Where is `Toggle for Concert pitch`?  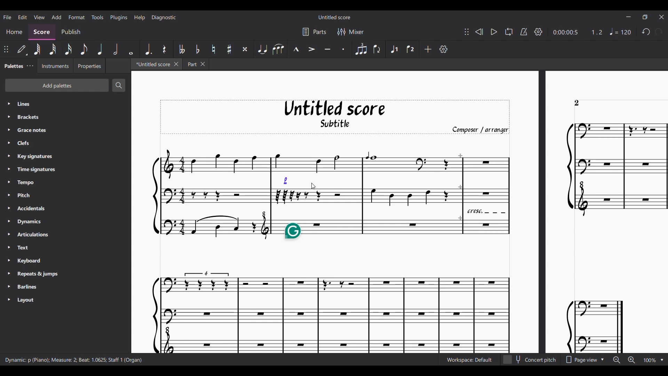 Toggle for Concert pitch is located at coordinates (530, 360).